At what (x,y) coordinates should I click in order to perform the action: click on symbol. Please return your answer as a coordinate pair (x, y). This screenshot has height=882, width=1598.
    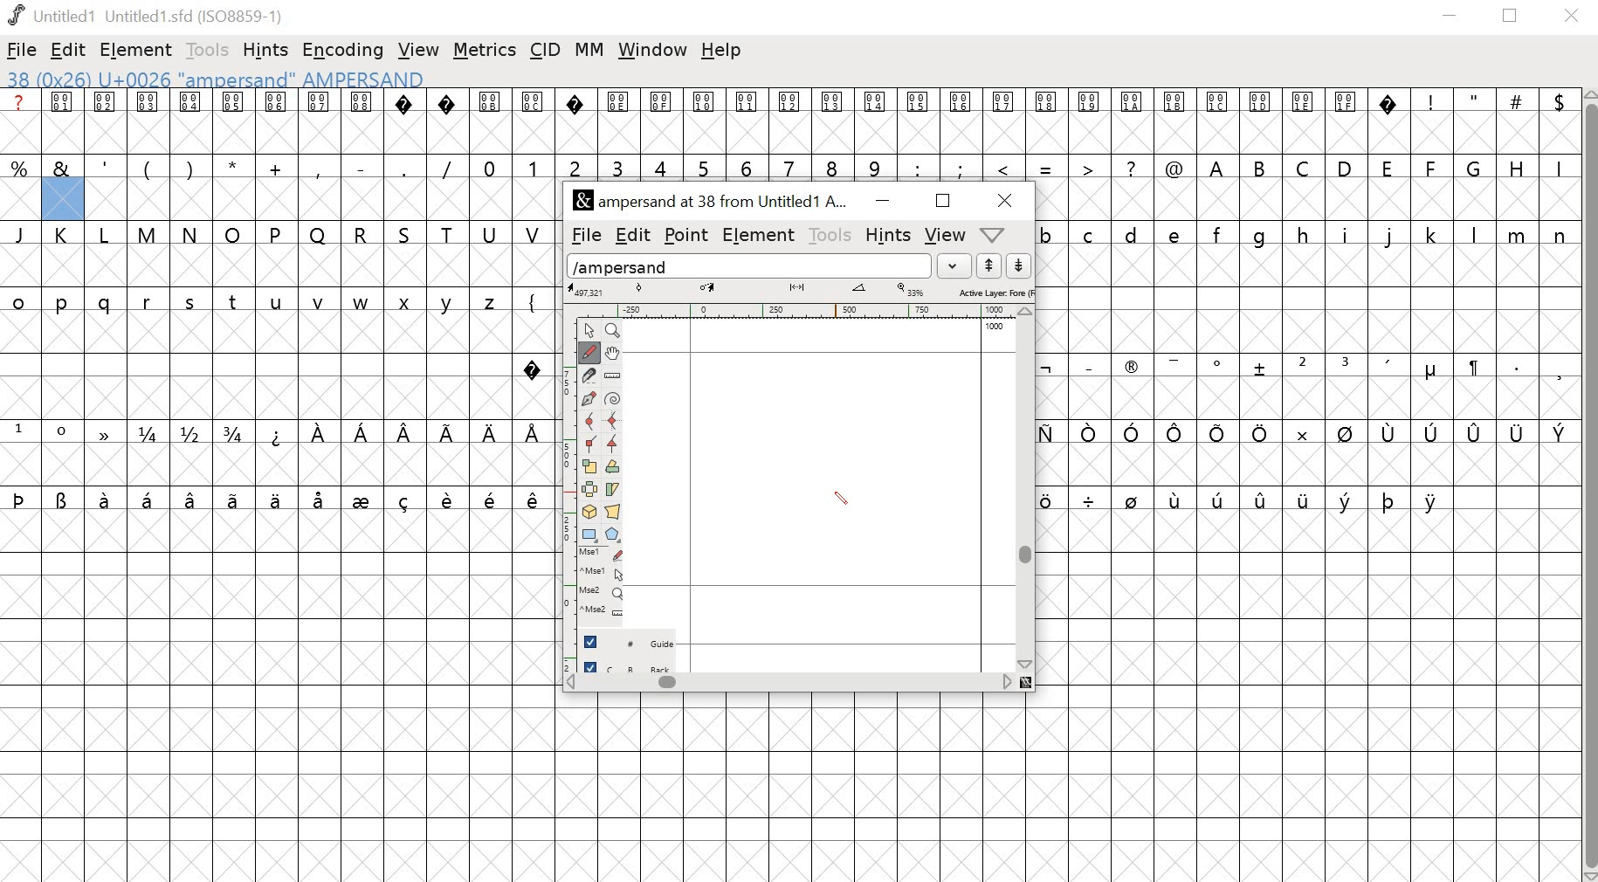
    Looking at the image, I should click on (1261, 368).